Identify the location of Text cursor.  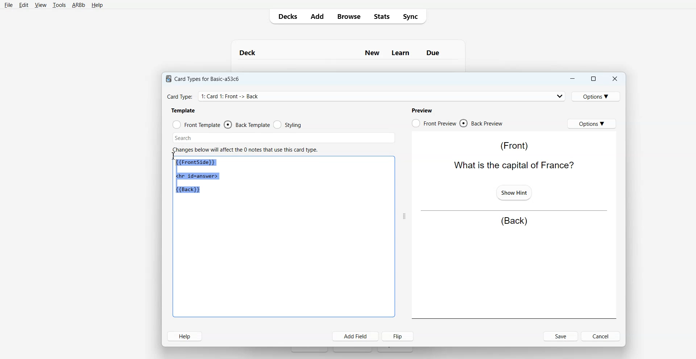
(174, 156).